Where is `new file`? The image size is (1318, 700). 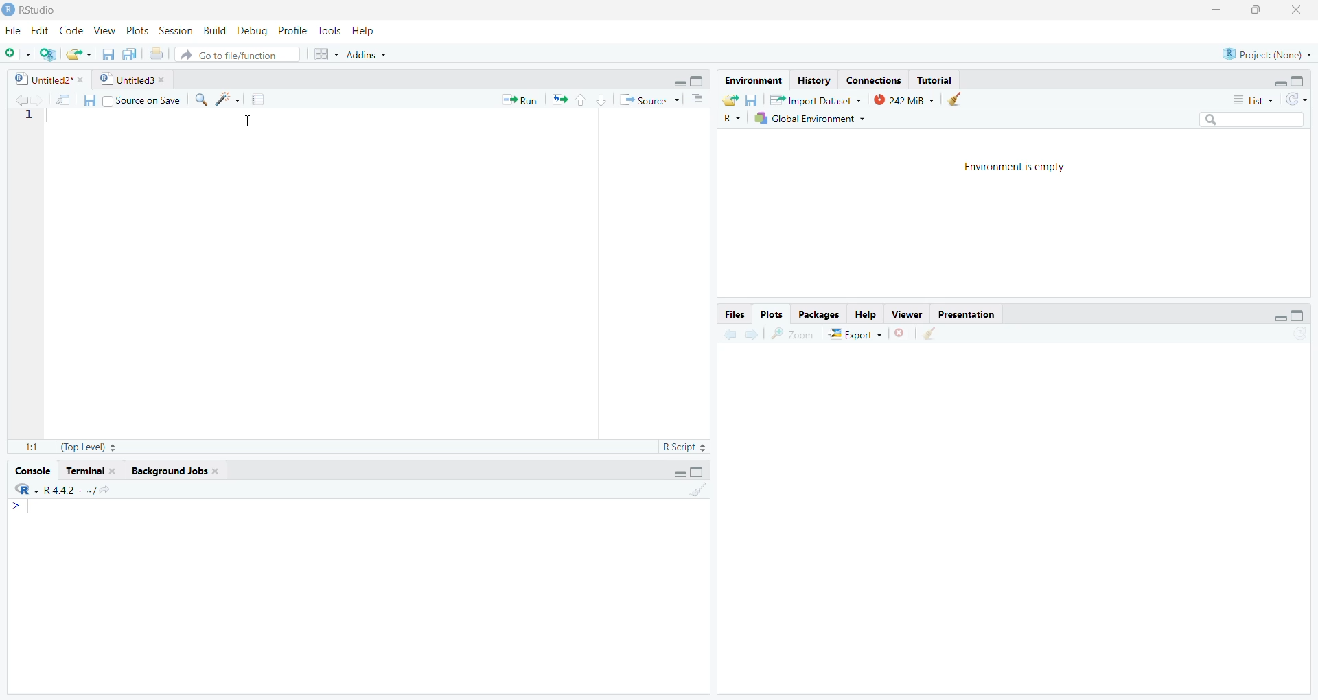
new file is located at coordinates (18, 54).